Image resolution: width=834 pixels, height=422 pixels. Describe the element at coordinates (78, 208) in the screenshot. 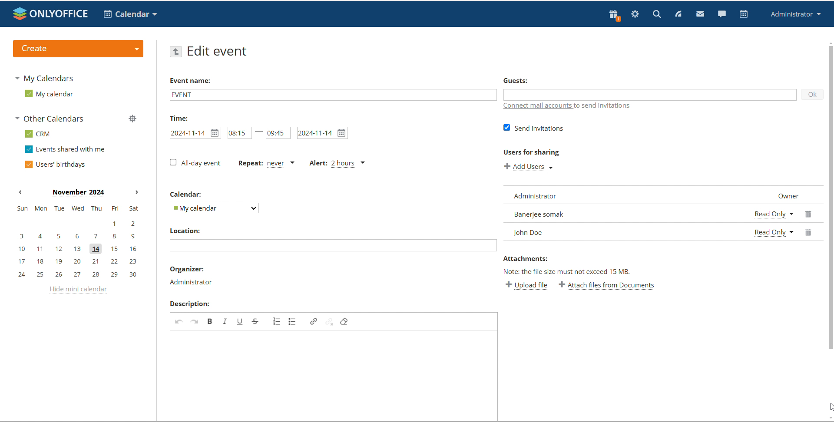

I see `mon, tue, wed, thu, fri, sat, sun` at that location.